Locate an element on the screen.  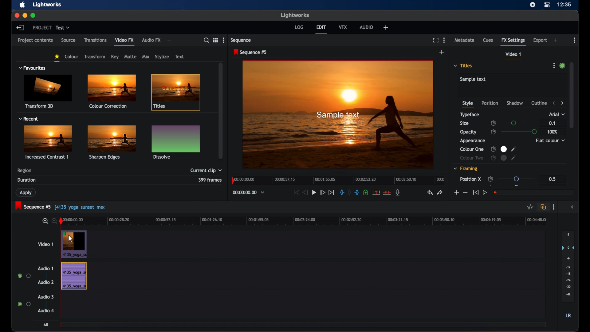
100% is located at coordinates (553, 132).